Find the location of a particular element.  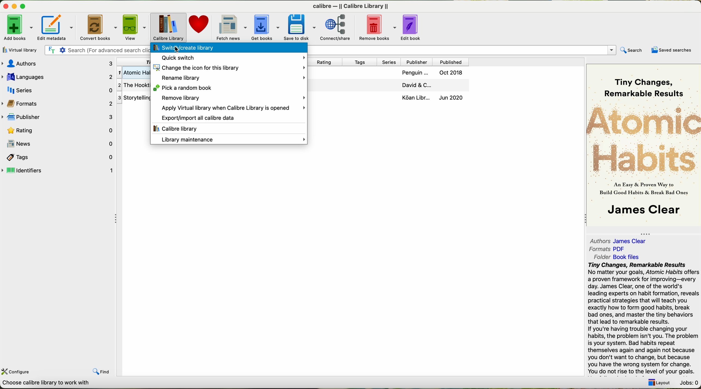

rating is located at coordinates (326, 62).